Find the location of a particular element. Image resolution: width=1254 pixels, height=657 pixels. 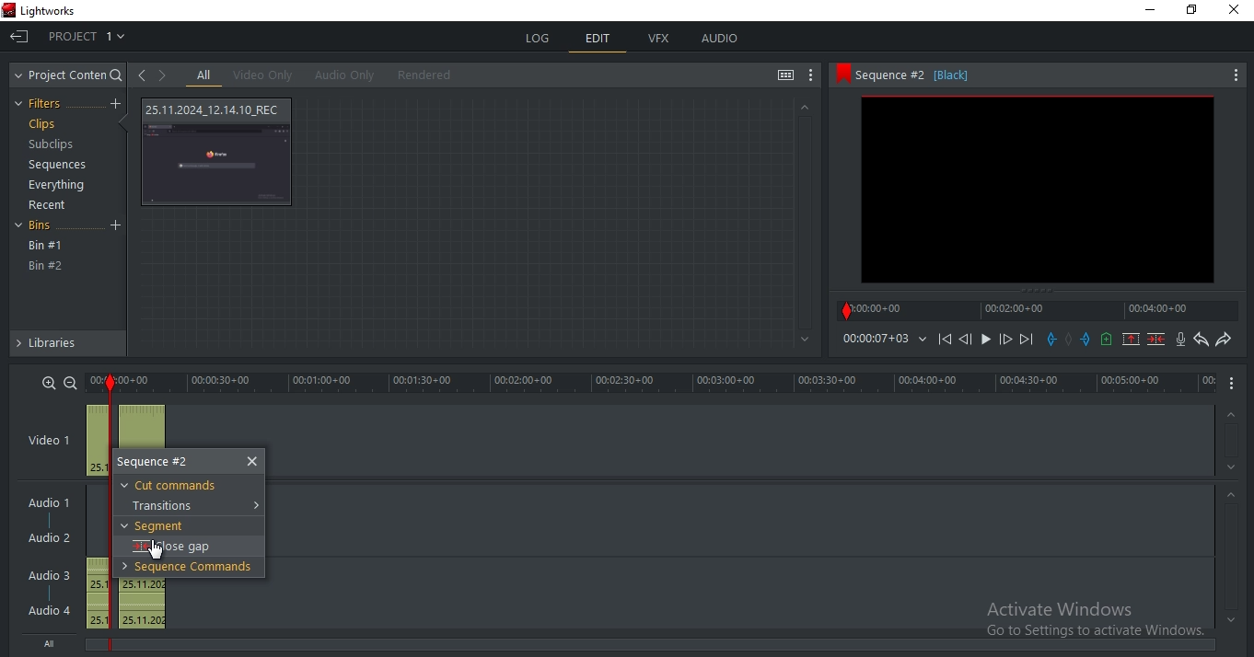

Up is located at coordinates (804, 107).